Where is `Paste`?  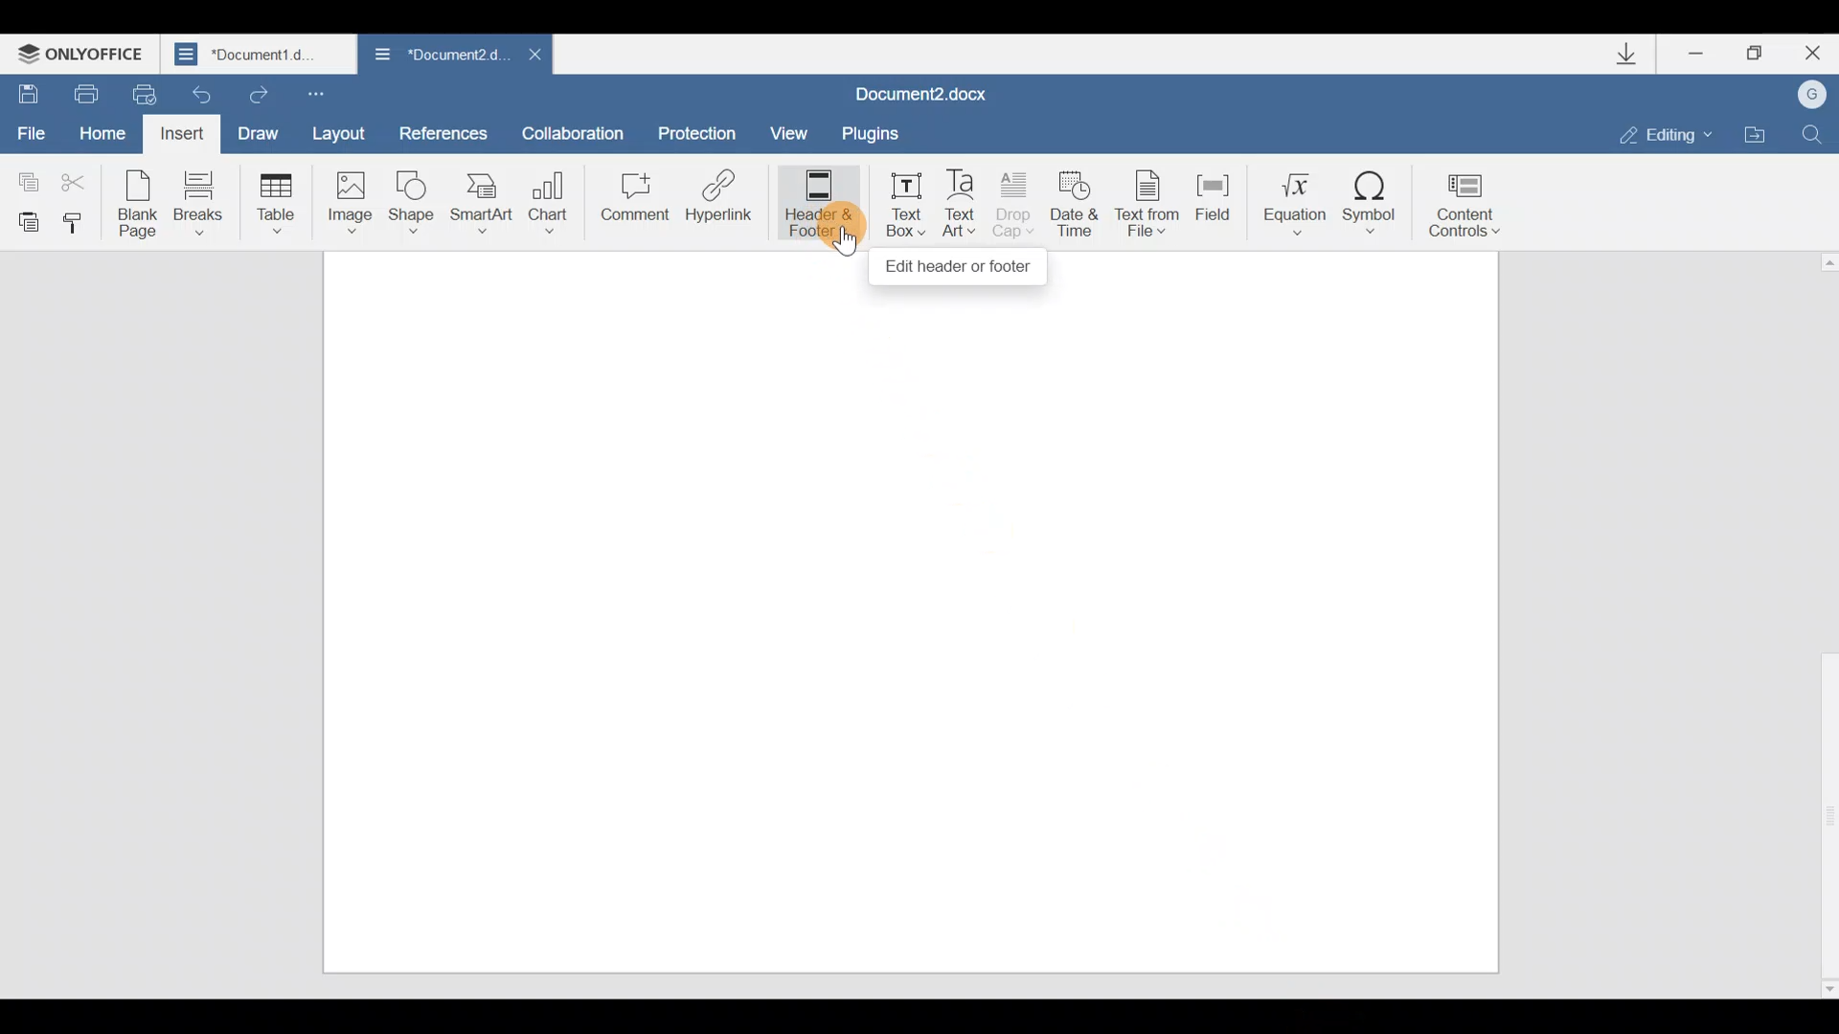 Paste is located at coordinates (25, 220).